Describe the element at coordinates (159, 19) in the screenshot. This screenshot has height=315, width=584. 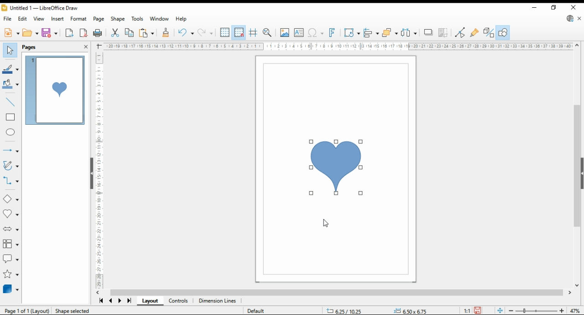
I see `window` at that location.